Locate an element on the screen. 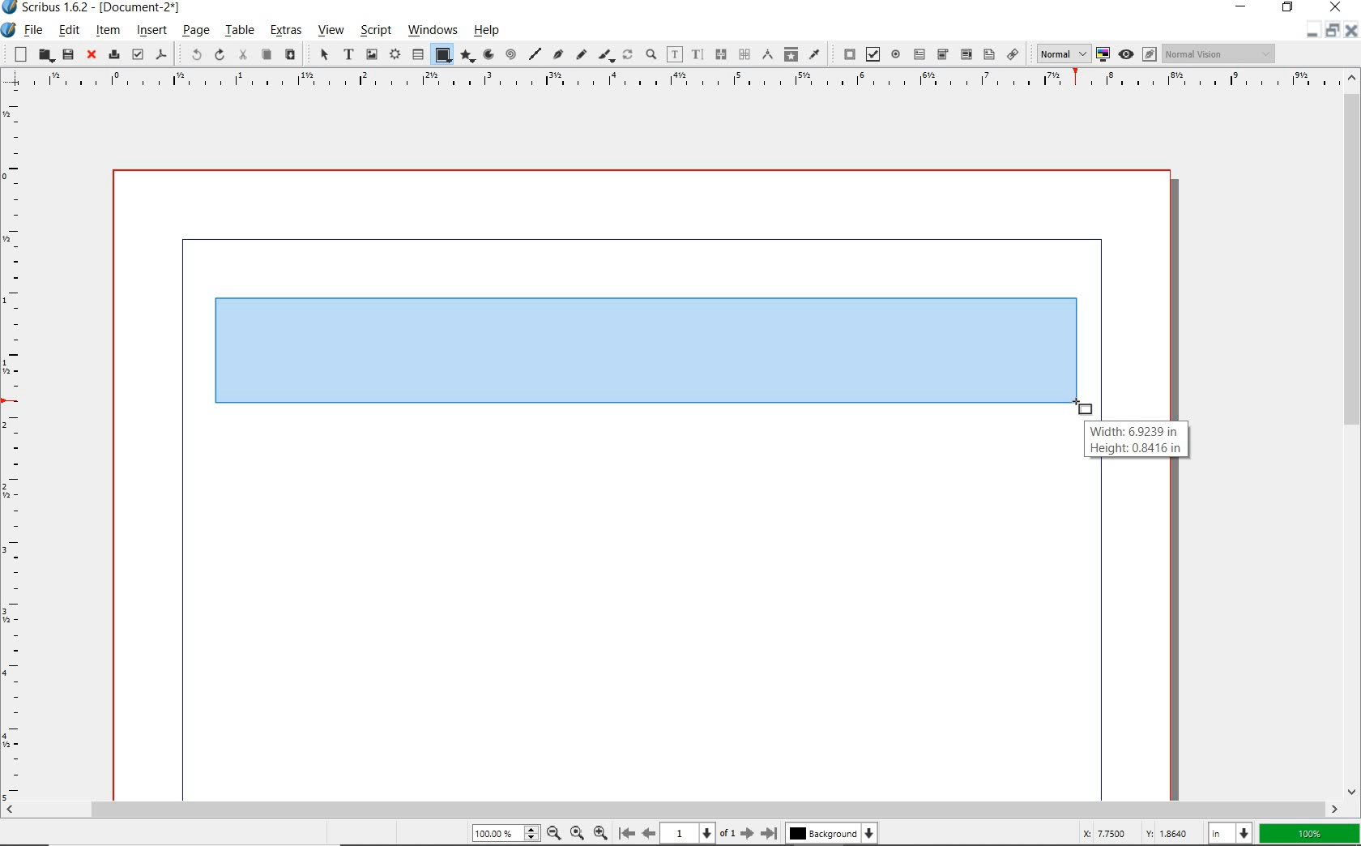 The image size is (1361, 846). close is located at coordinates (1353, 32).